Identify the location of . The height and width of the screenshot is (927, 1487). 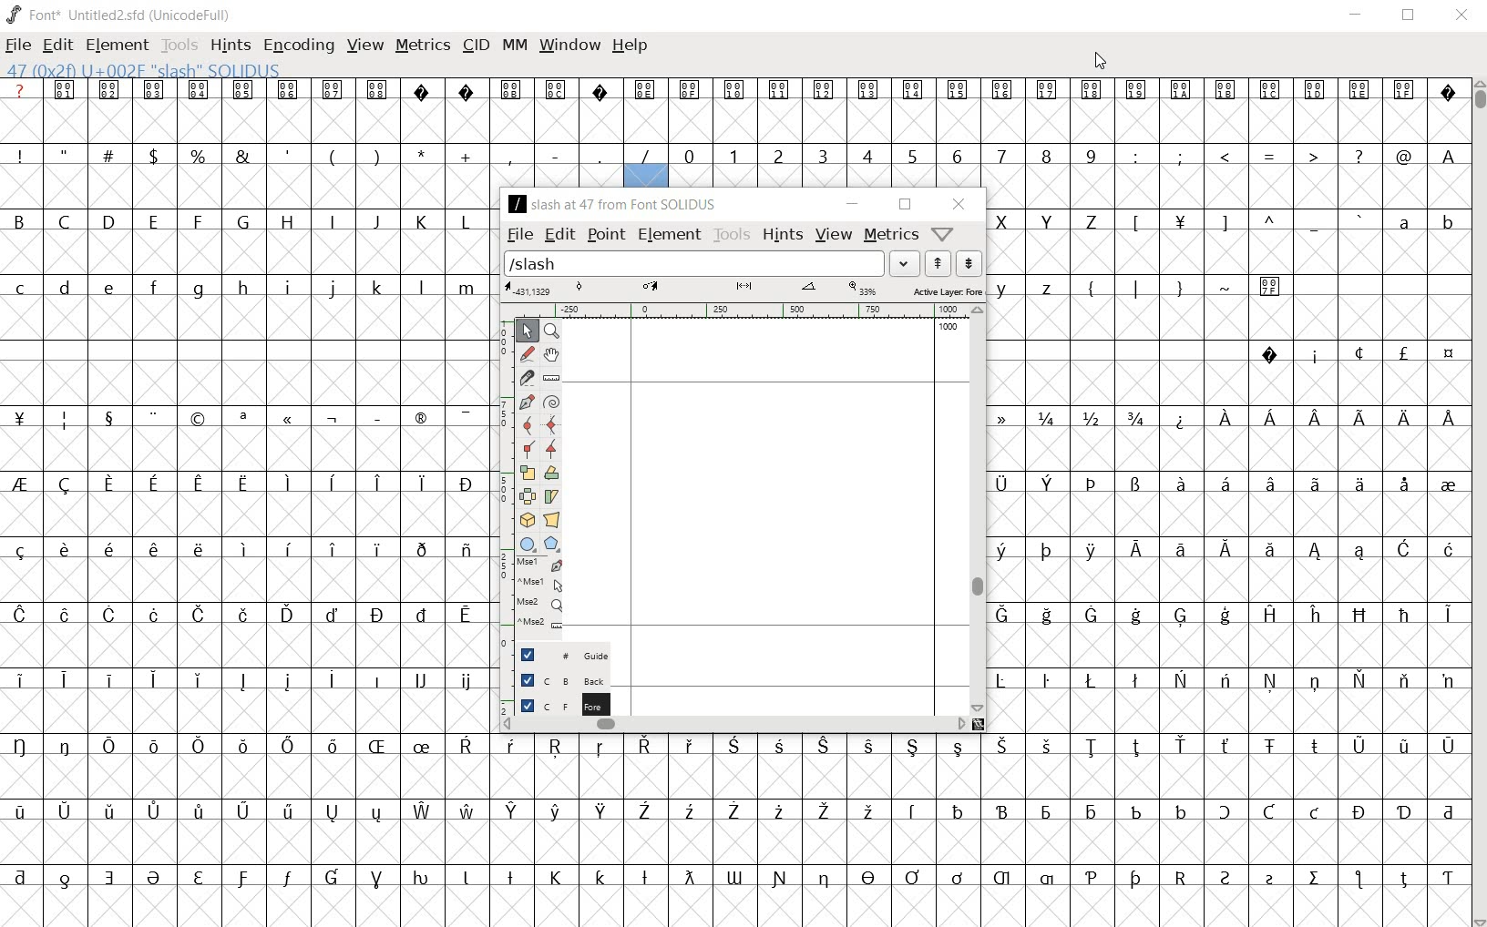
(732, 875).